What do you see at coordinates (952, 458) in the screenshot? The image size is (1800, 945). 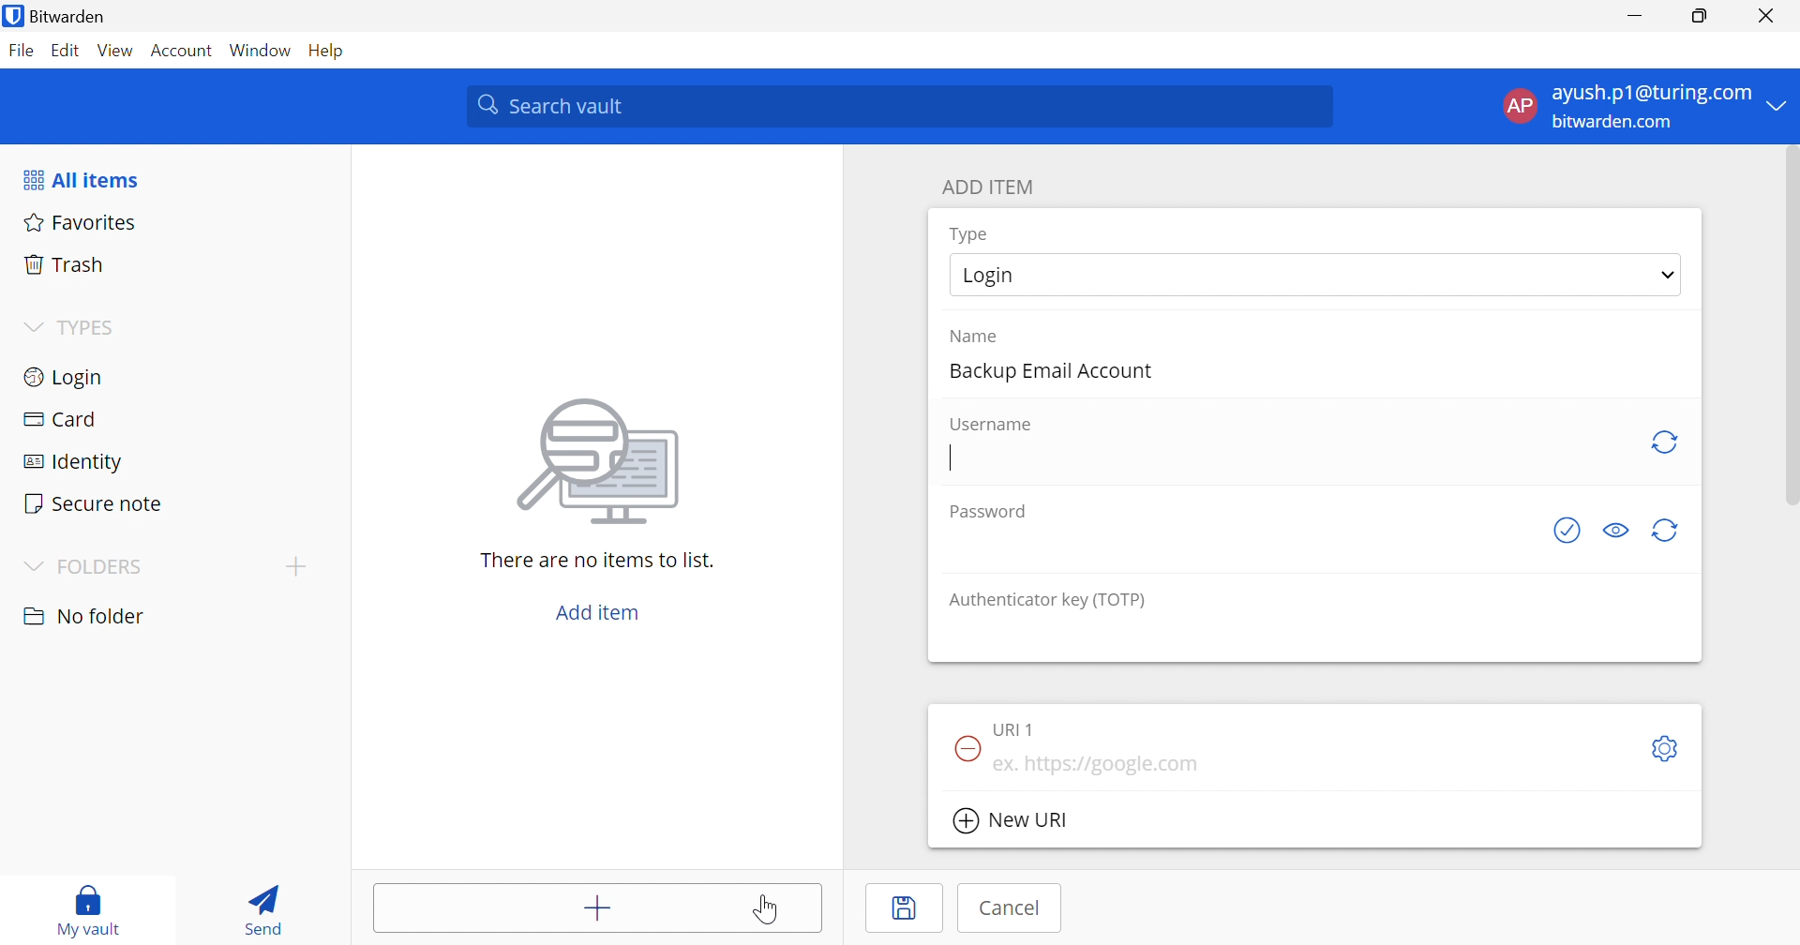 I see `Typing cursor` at bounding box center [952, 458].